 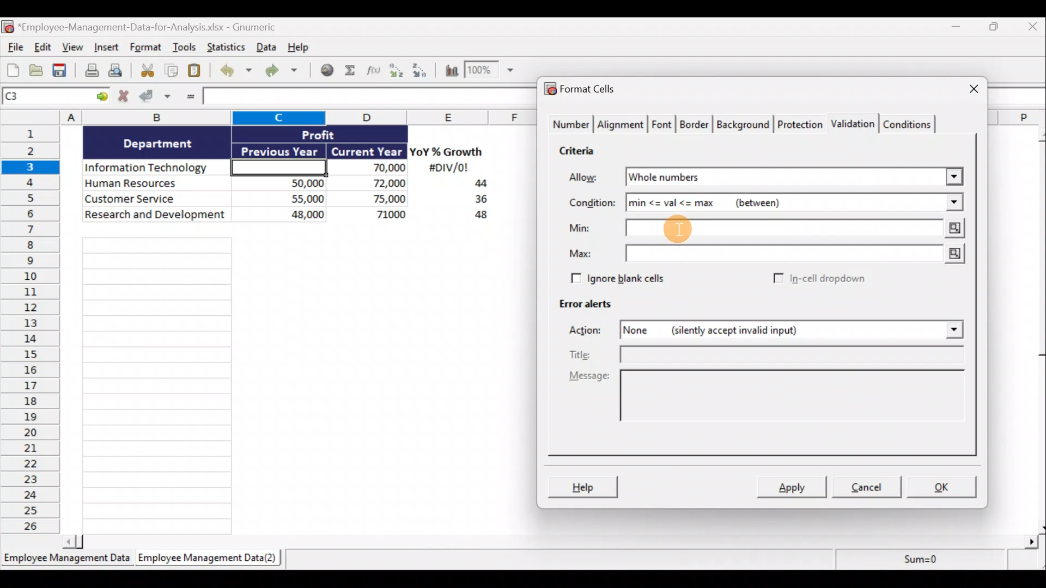 I want to click on Data, so click(x=265, y=47).